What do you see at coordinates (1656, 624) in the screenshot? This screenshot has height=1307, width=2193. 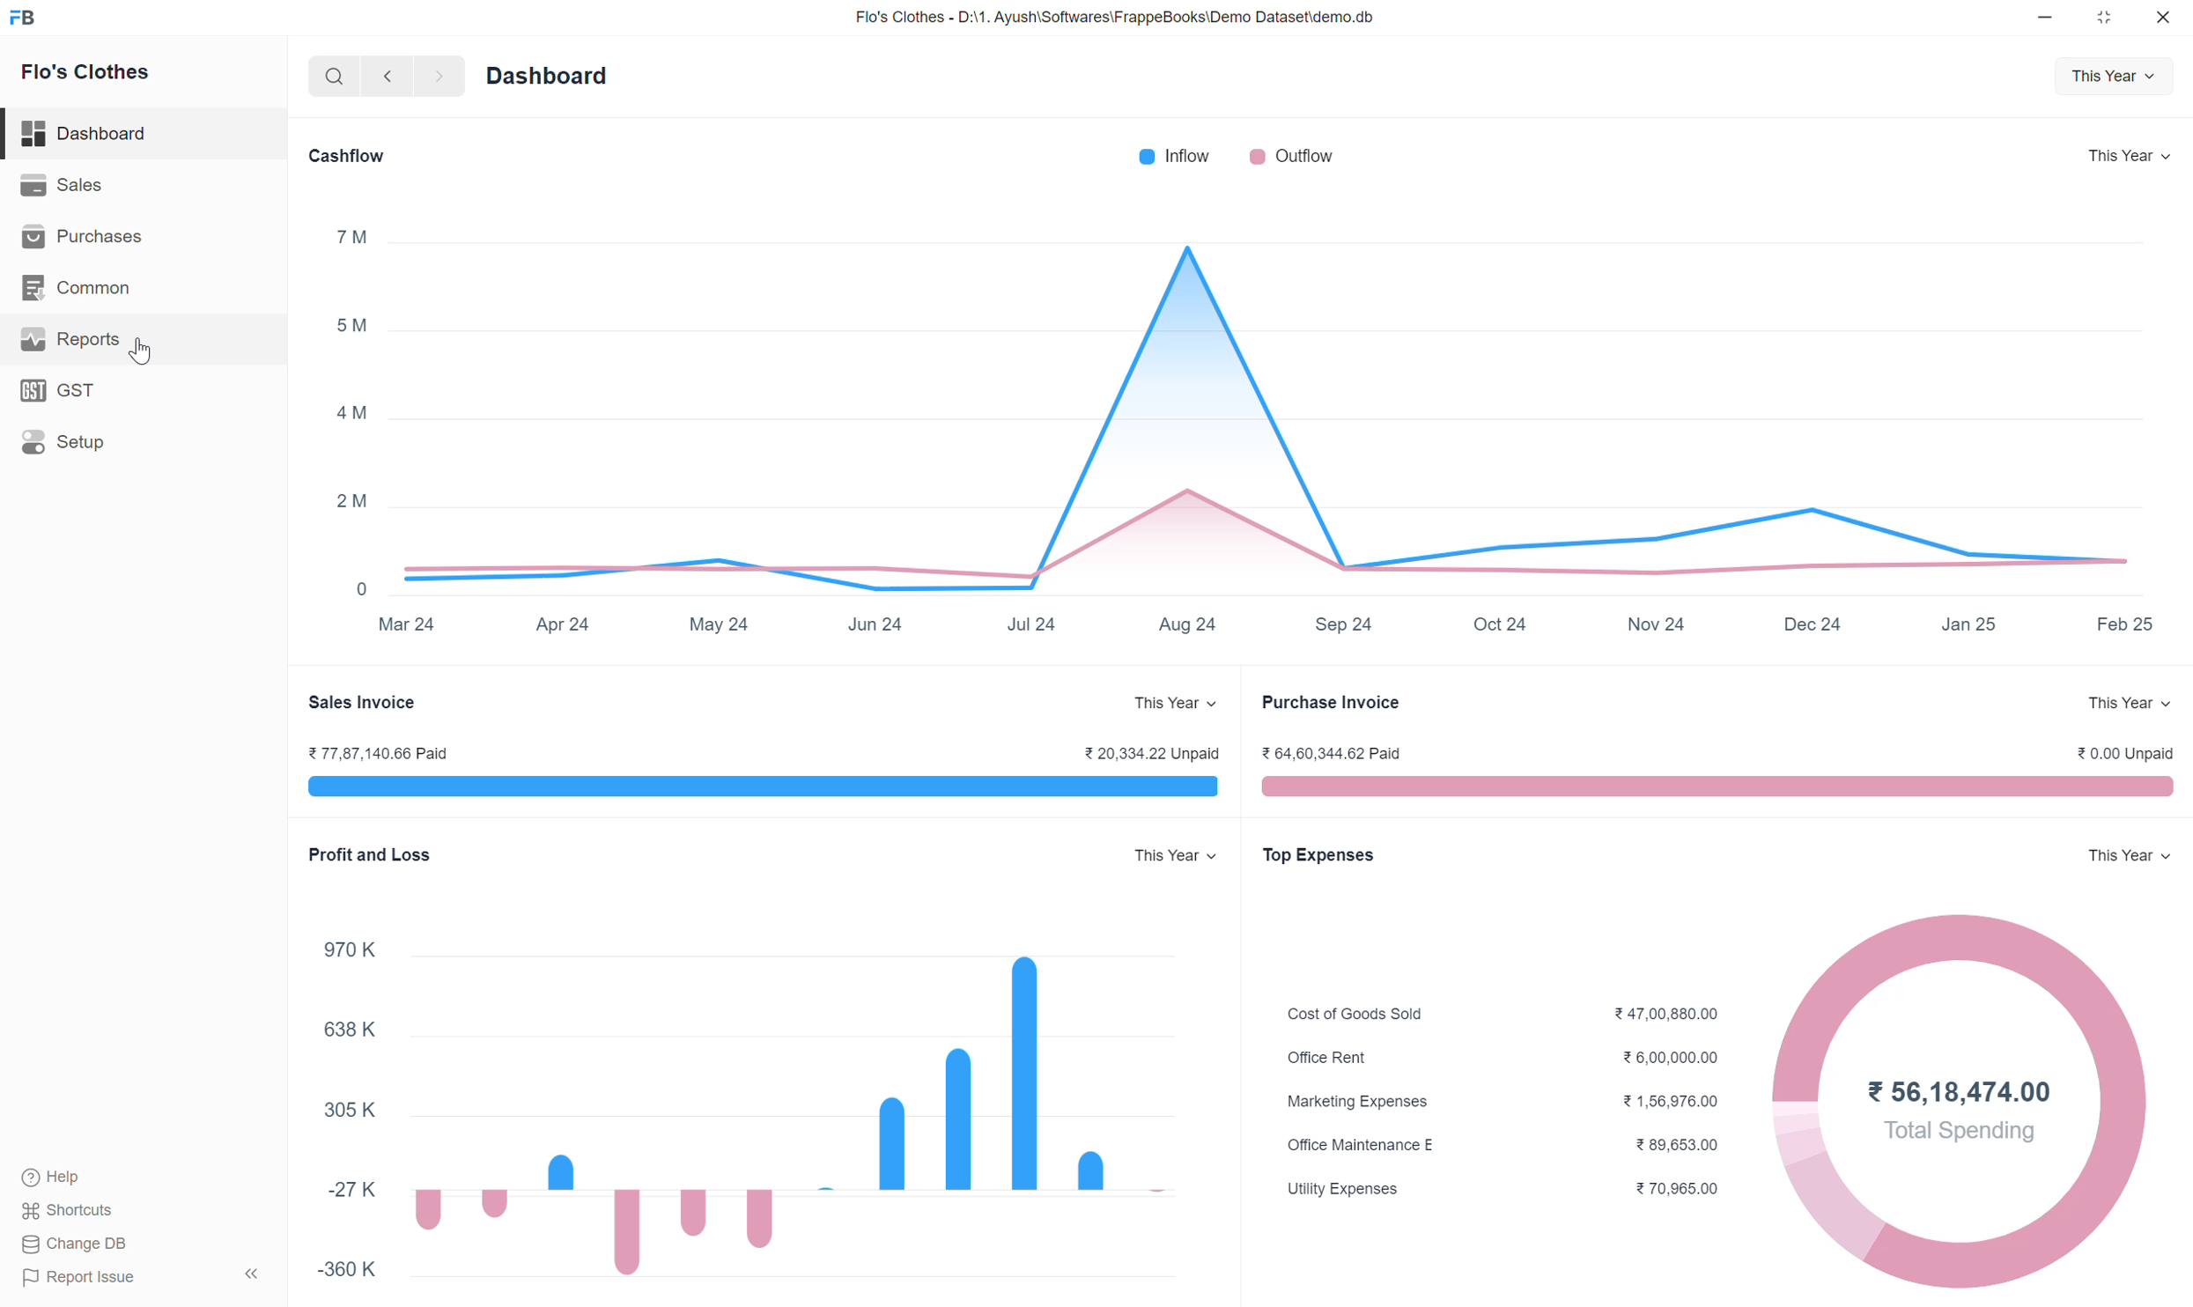 I see `nov 24` at bounding box center [1656, 624].